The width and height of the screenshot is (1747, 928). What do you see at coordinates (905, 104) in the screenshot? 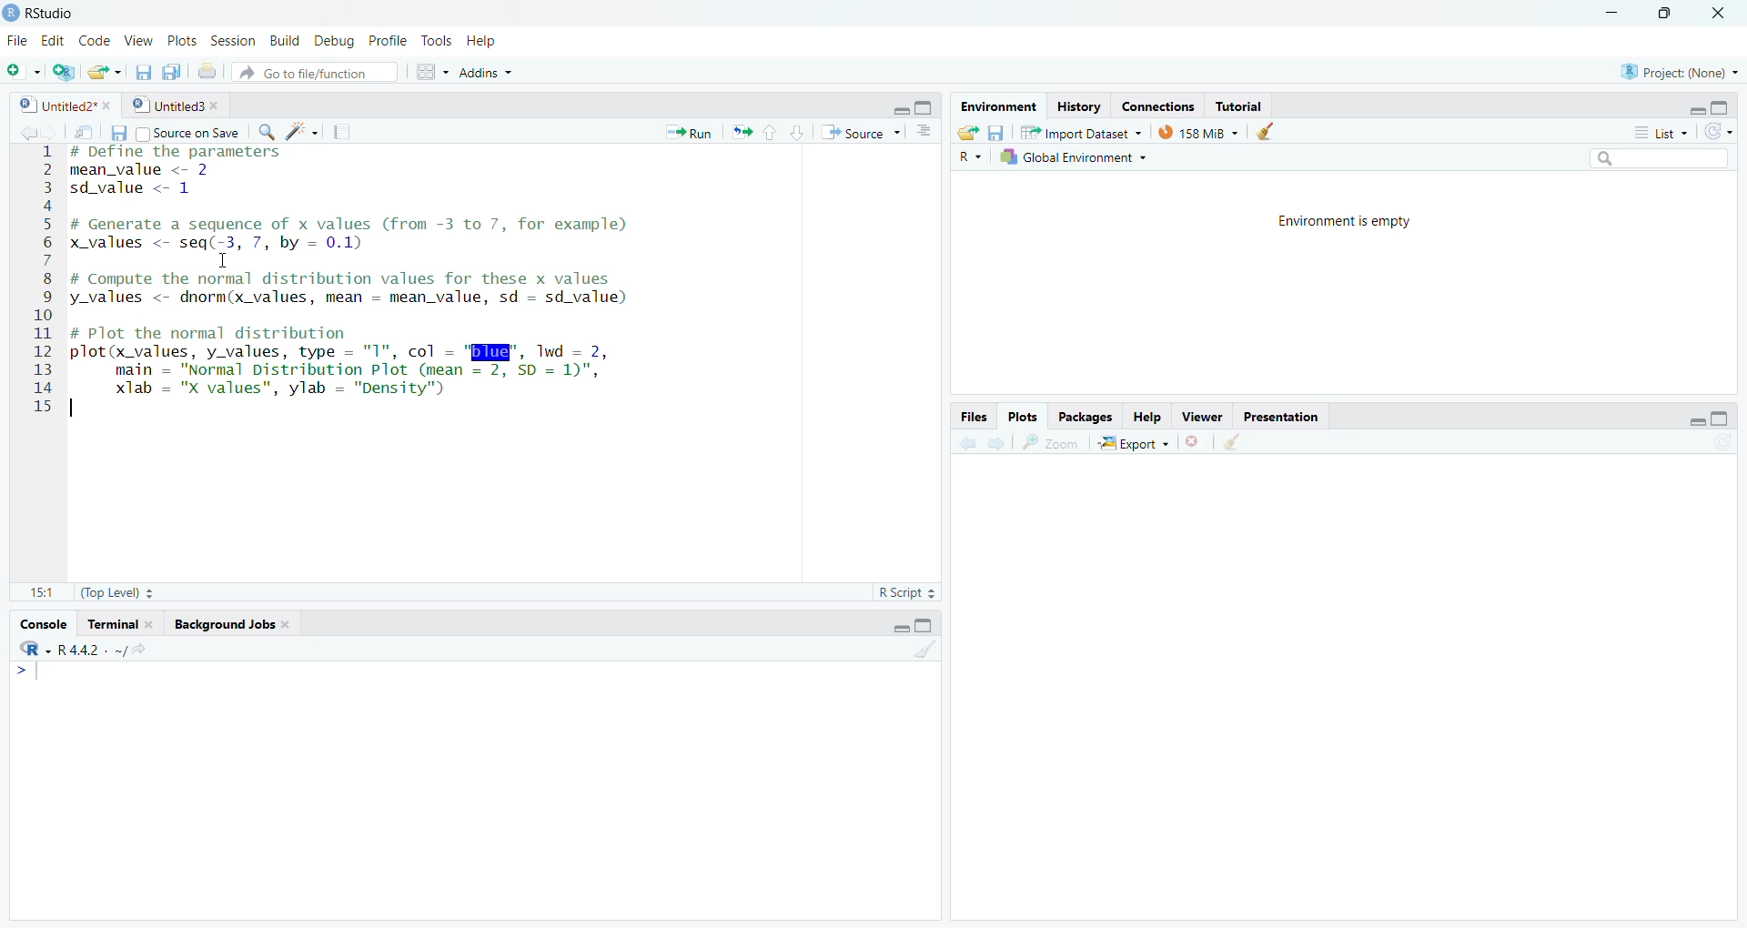
I see `Maximize/minimize` at bounding box center [905, 104].